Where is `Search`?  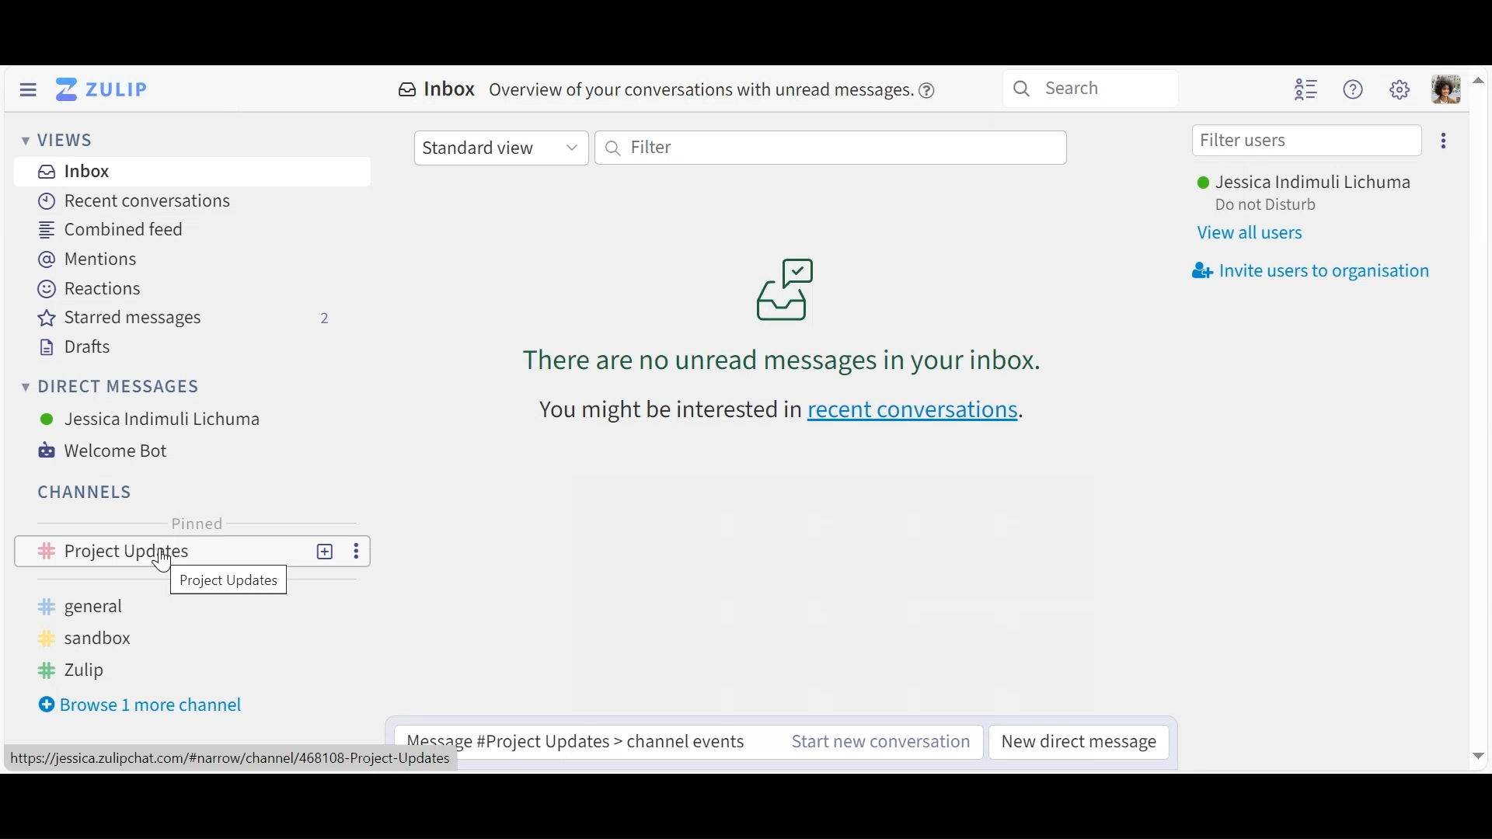
Search is located at coordinates (1075, 89).